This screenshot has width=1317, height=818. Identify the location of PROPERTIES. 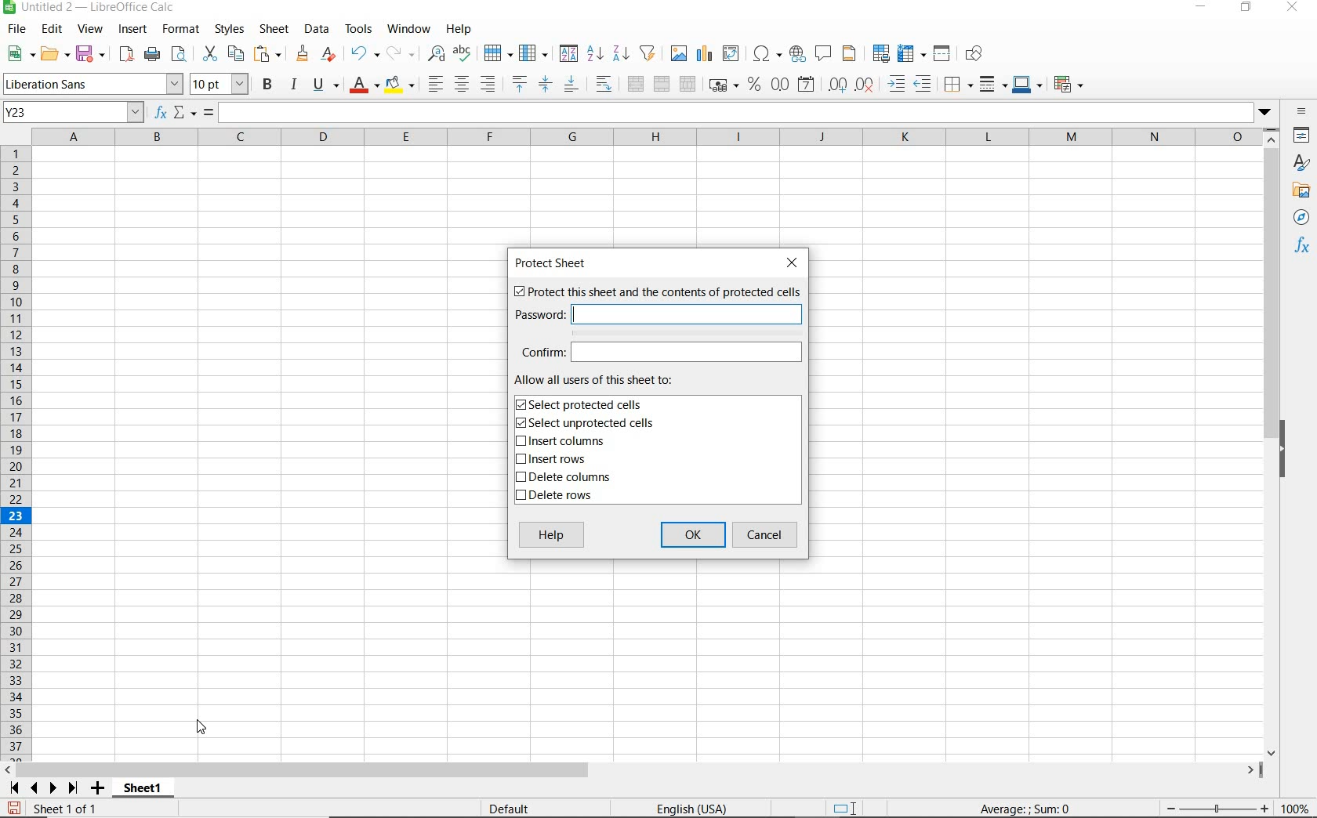
(1301, 136).